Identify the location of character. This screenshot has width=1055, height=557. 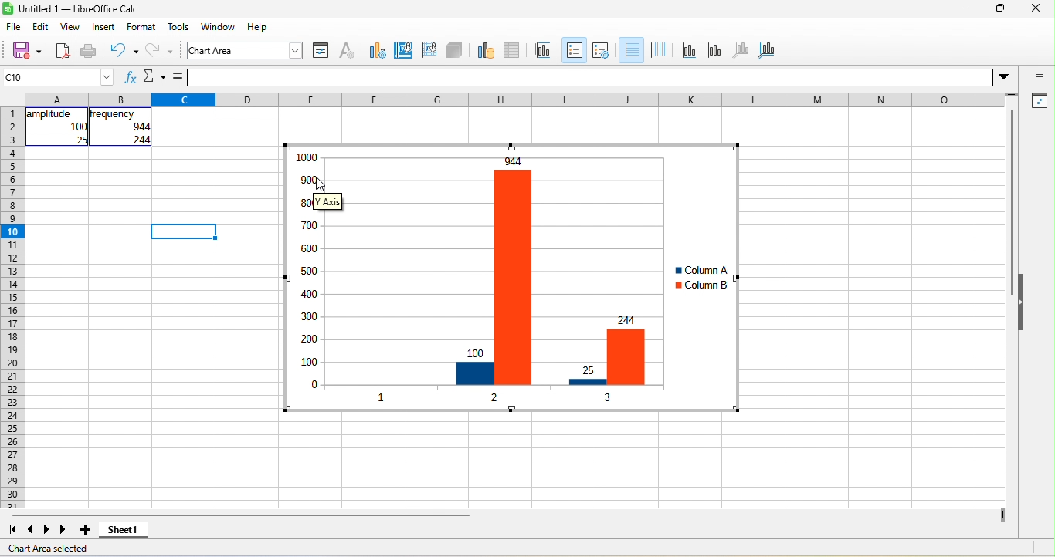
(346, 50).